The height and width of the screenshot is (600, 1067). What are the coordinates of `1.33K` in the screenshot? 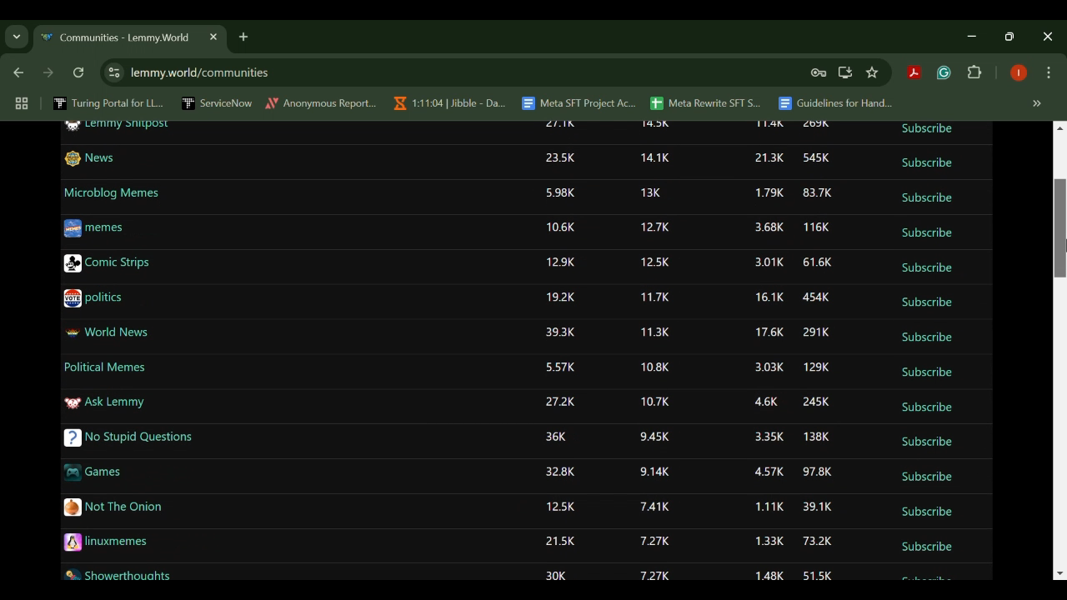 It's located at (769, 542).